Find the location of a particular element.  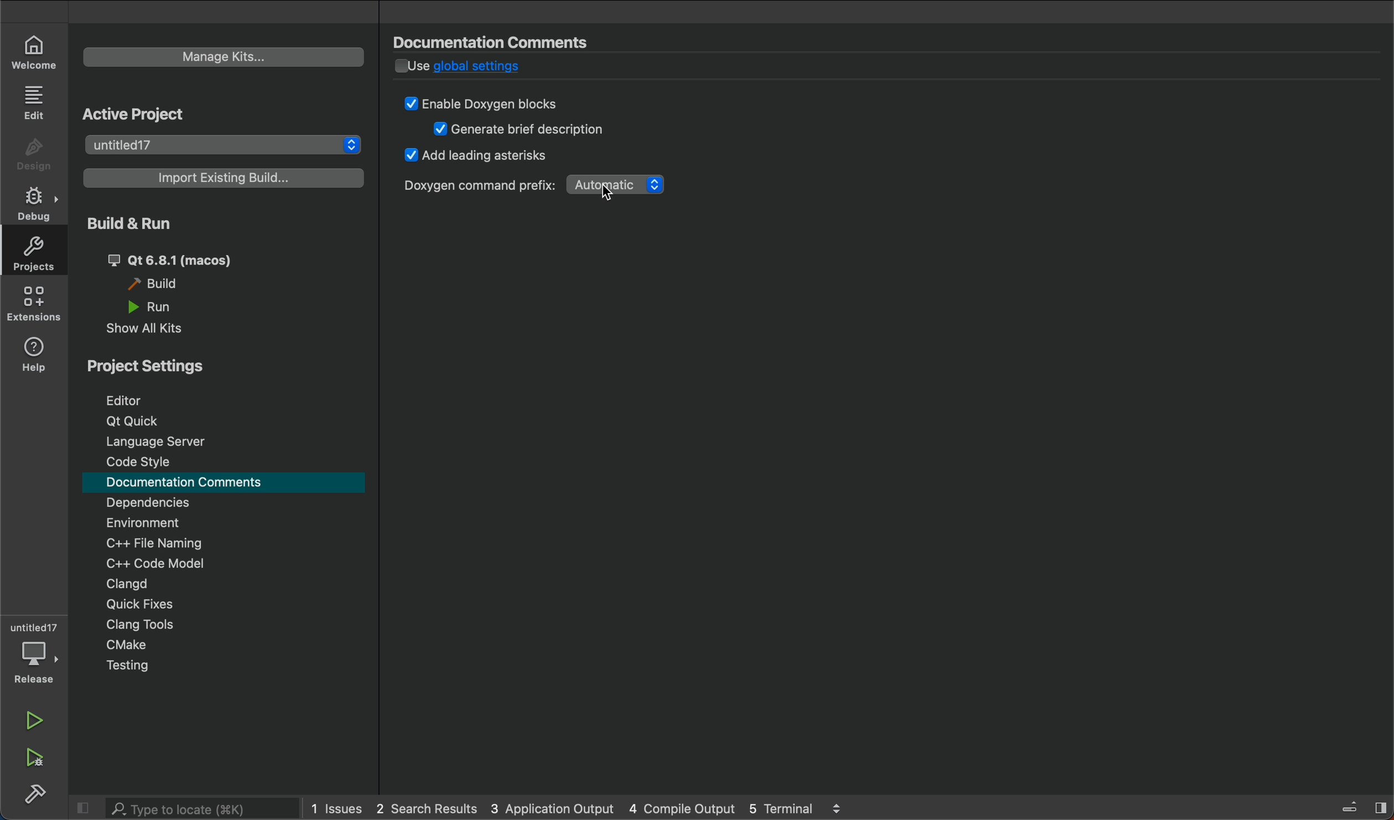

build and run is located at coordinates (225, 225).